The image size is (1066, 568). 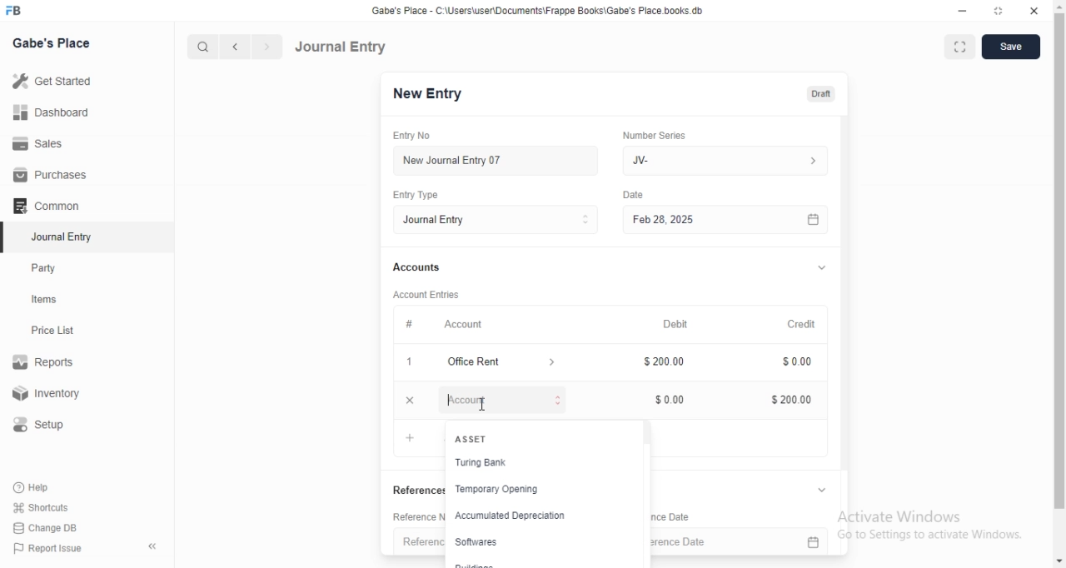 I want to click on forward, so click(x=268, y=47).